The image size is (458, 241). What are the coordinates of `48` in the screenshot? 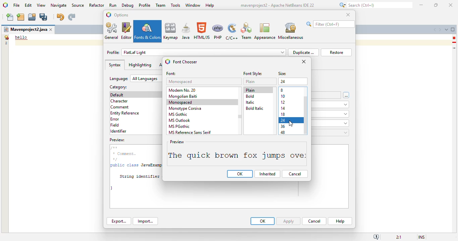 It's located at (283, 133).